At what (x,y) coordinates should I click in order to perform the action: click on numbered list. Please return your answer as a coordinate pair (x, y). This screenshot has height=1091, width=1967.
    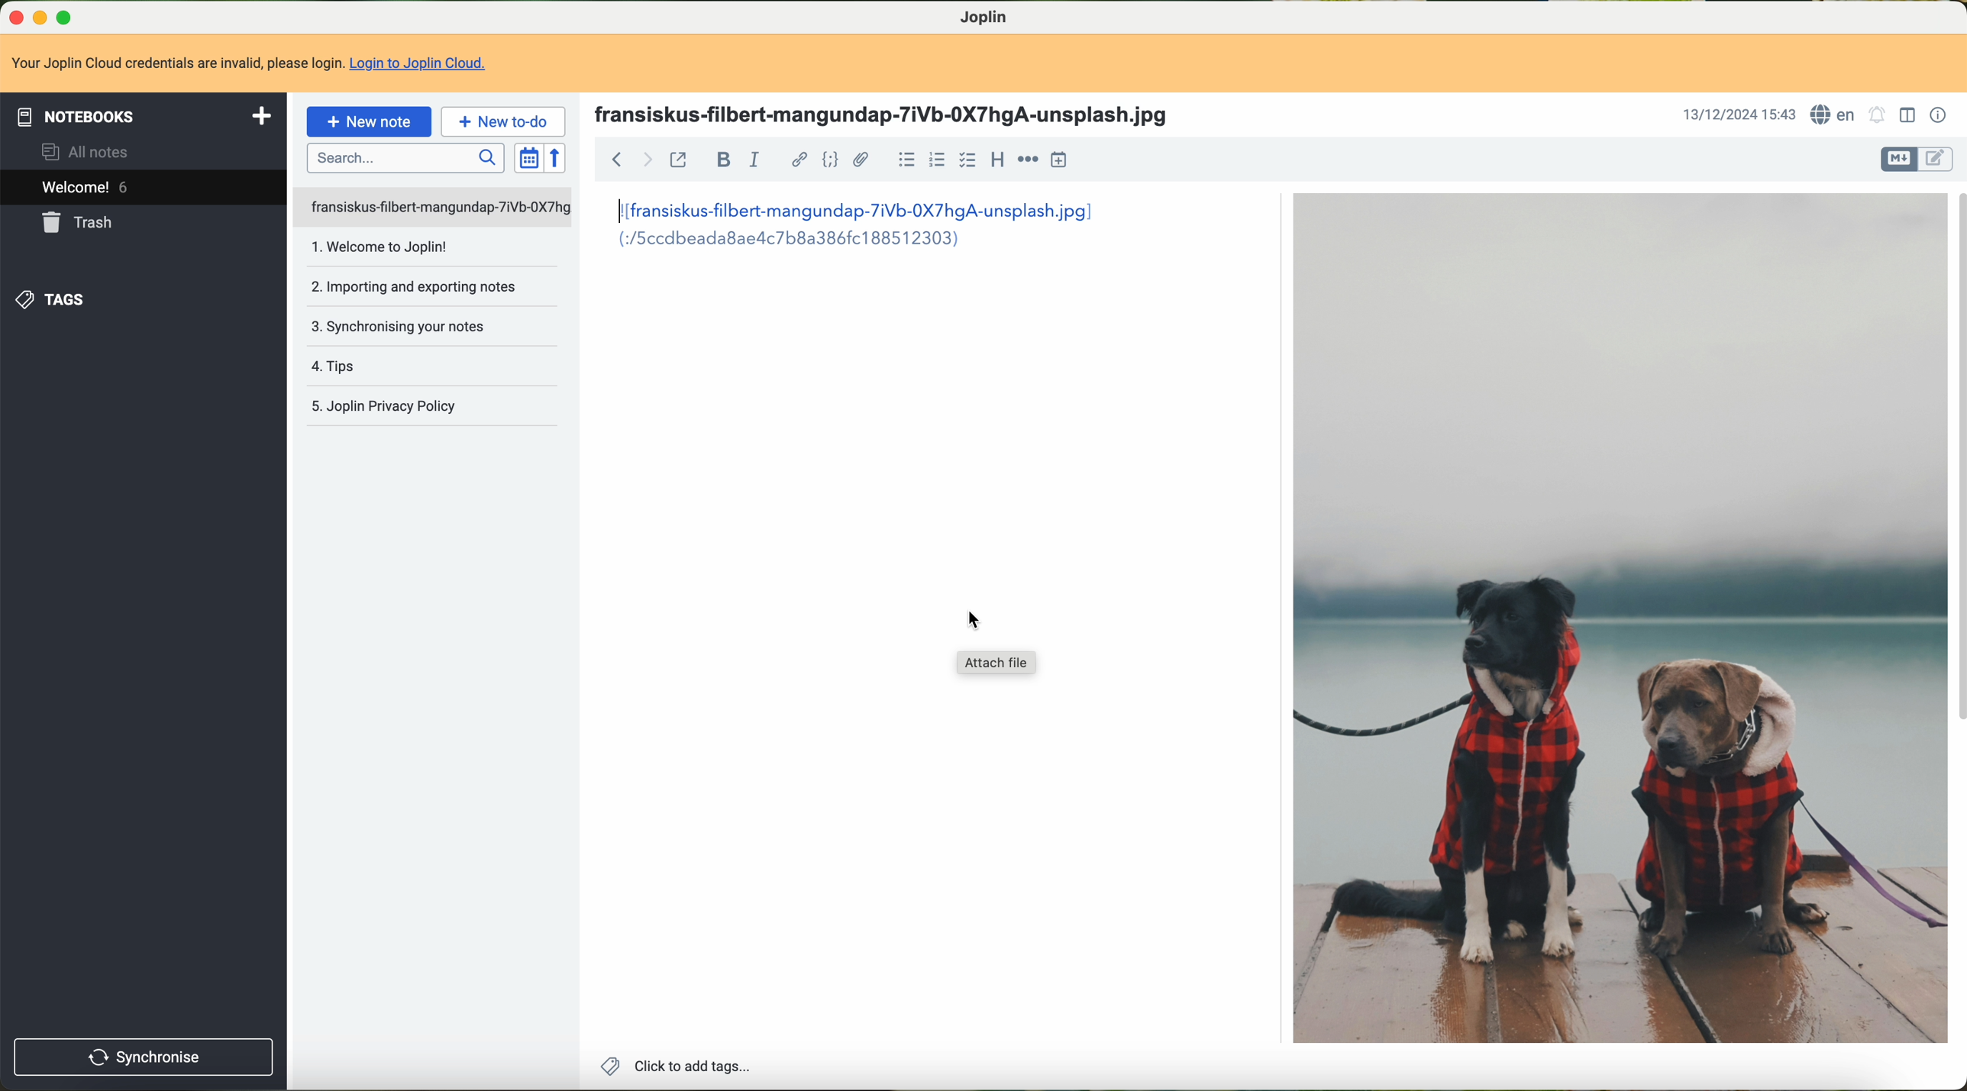
    Looking at the image, I should click on (938, 162).